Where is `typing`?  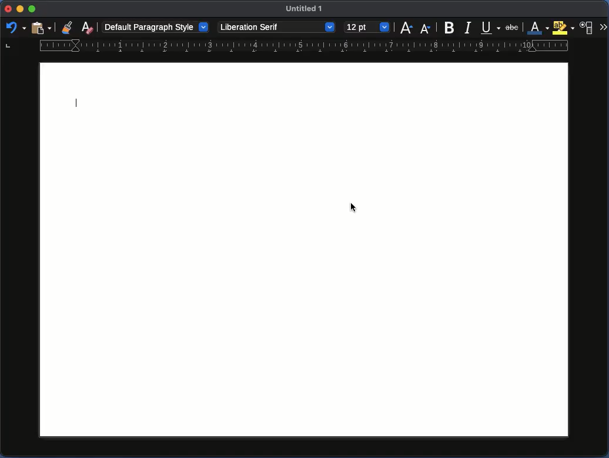
typing is located at coordinates (61, 100).